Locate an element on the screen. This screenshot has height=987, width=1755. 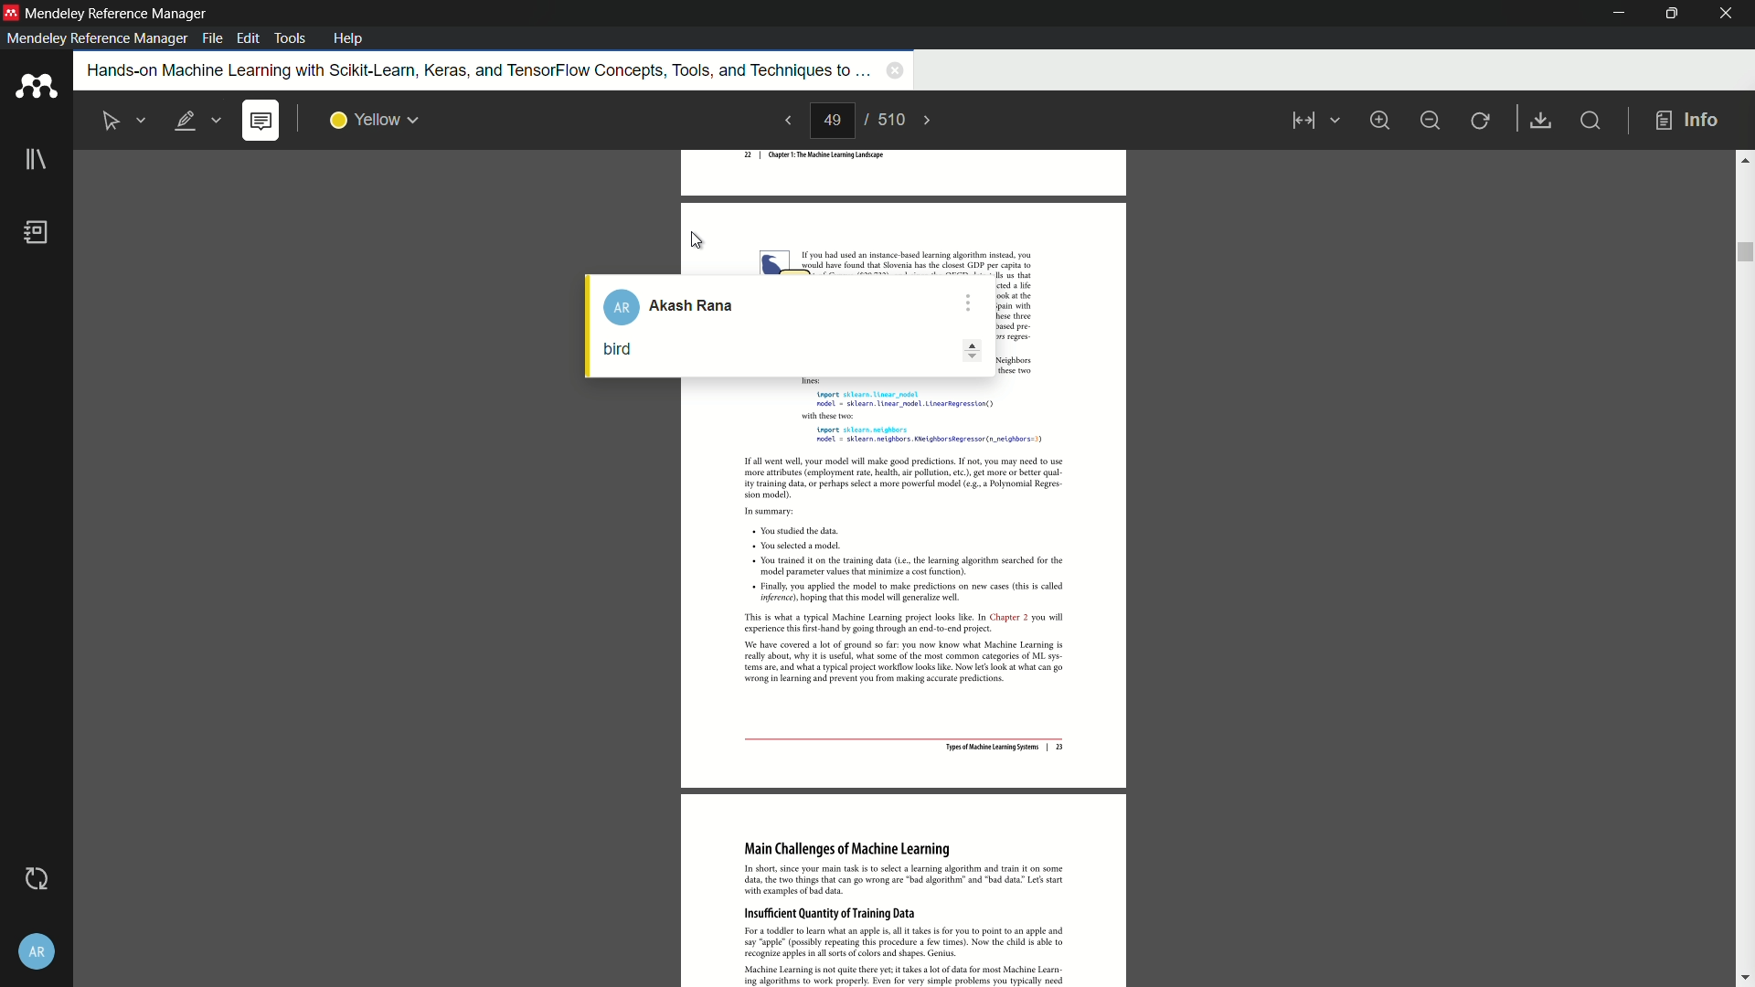
maximize is located at coordinates (1668, 14).